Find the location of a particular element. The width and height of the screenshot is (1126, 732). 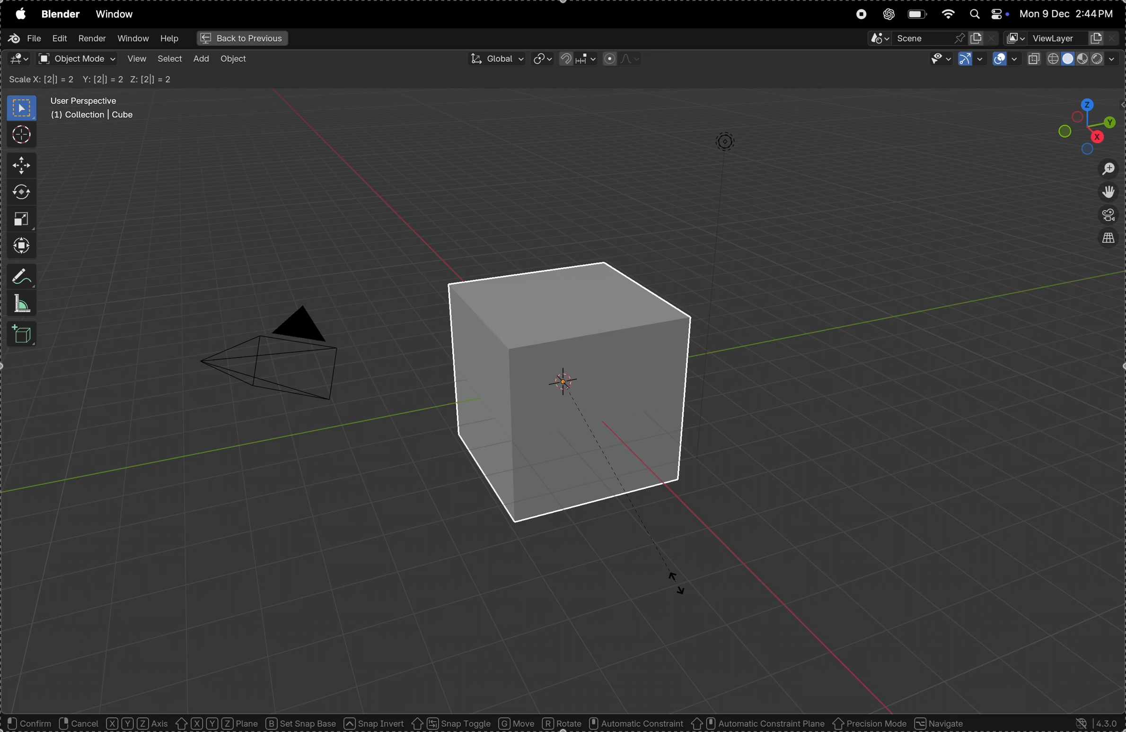

proportional fall off is located at coordinates (620, 59).